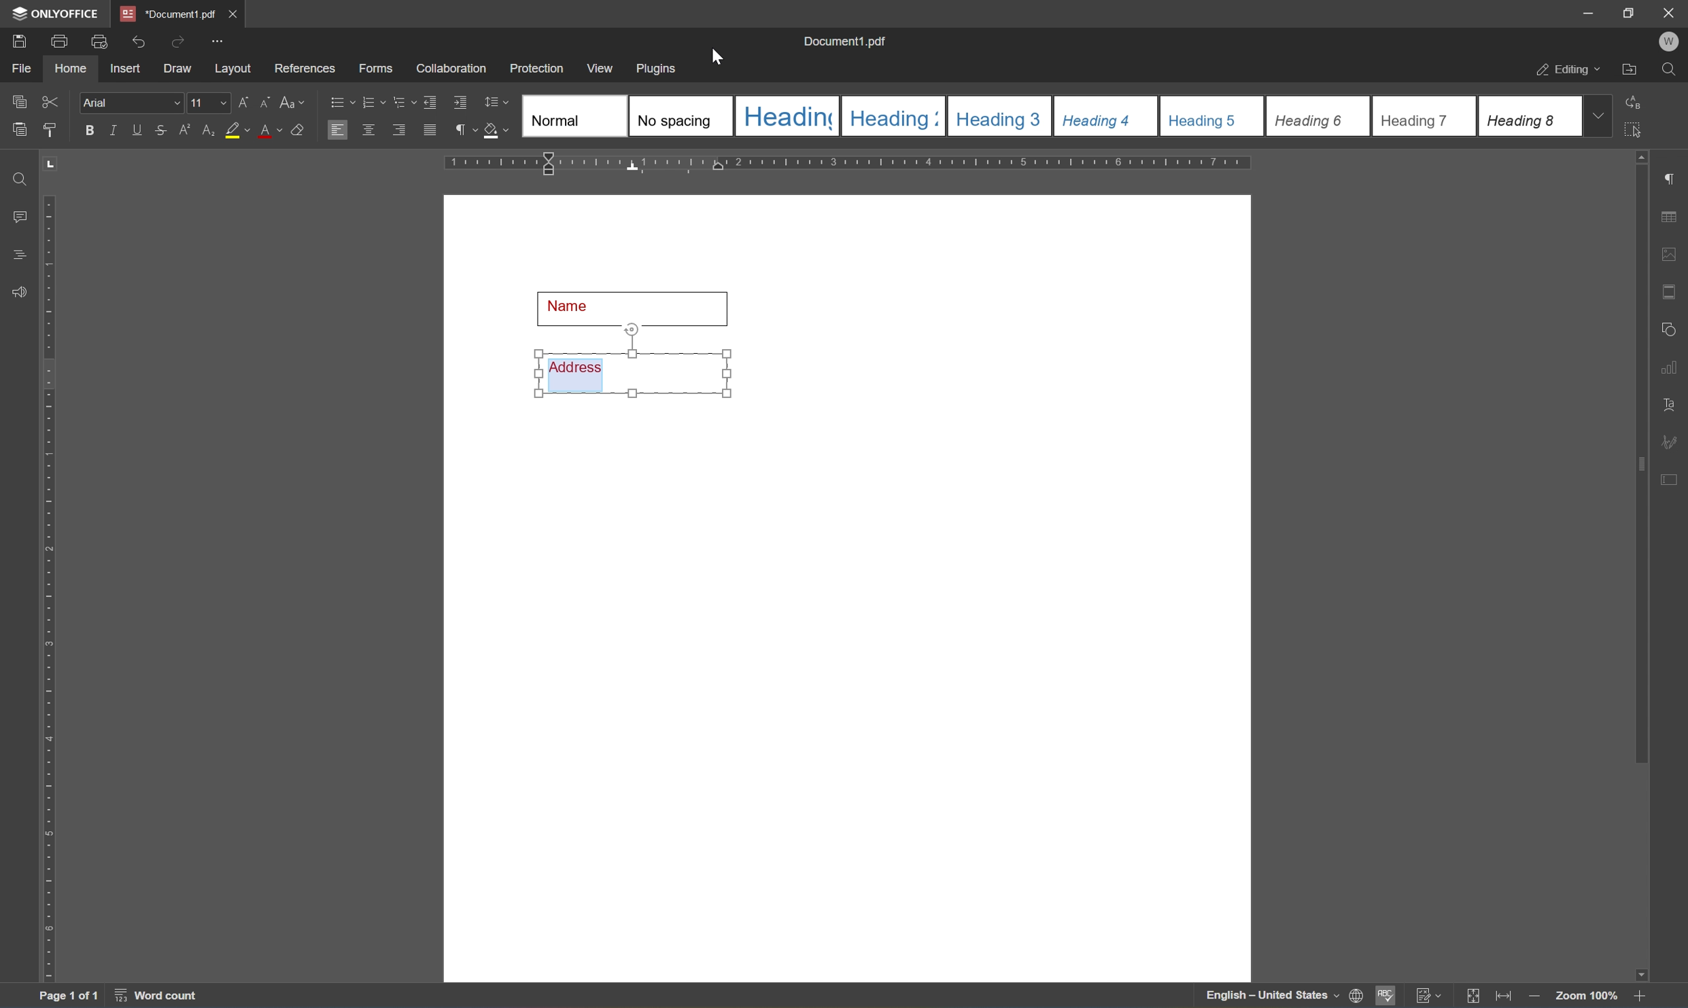 The height and width of the screenshot is (1008, 1688). What do you see at coordinates (50, 130) in the screenshot?
I see `copy style` at bounding box center [50, 130].